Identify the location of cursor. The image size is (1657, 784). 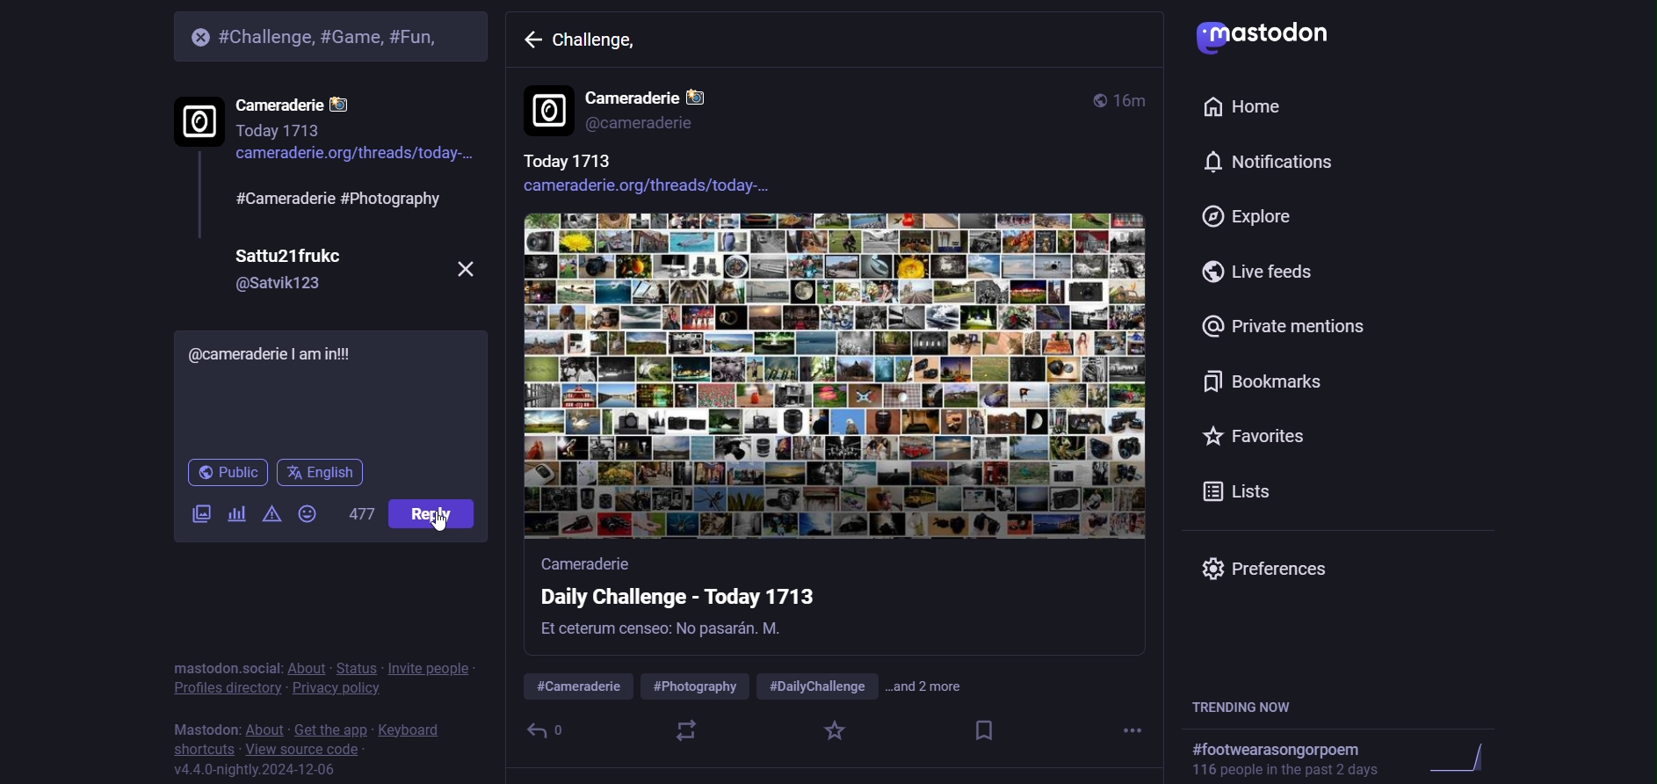
(436, 526).